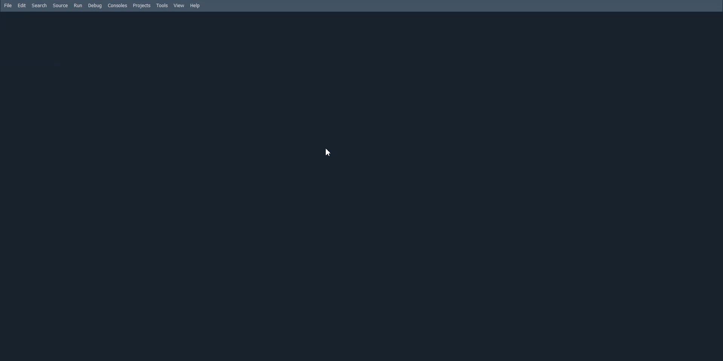 Image resolution: width=723 pixels, height=361 pixels. I want to click on Edit, so click(22, 5).